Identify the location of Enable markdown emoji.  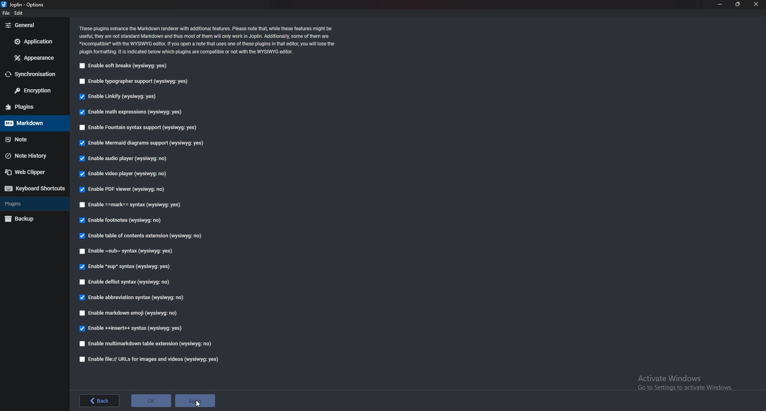
(130, 313).